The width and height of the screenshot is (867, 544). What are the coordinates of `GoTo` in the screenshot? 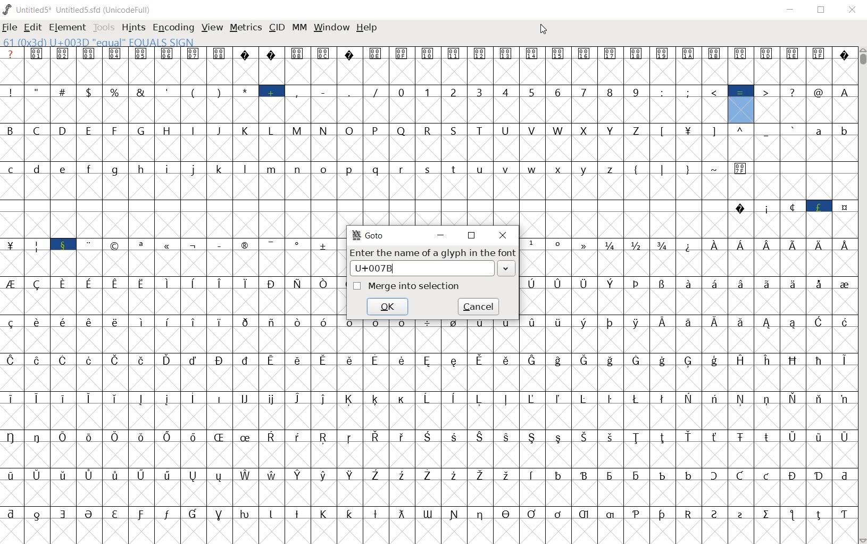 It's located at (368, 235).